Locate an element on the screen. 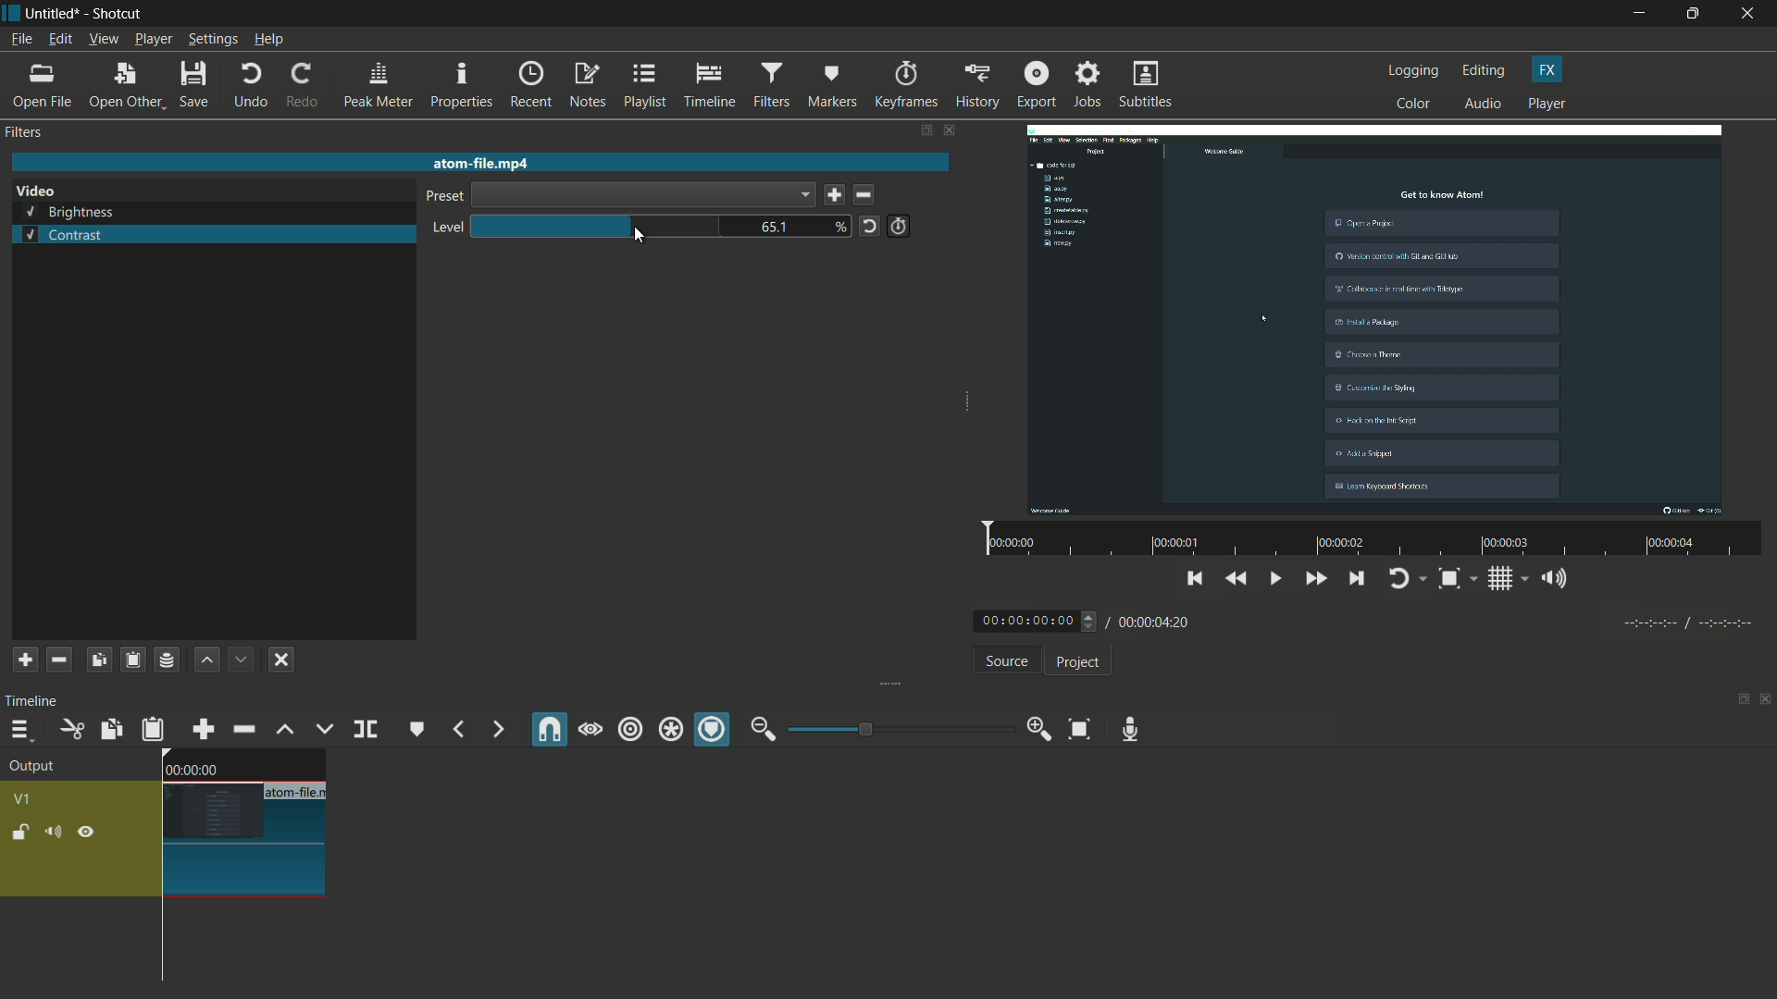 The image size is (1777, 999). save a filter set is located at coordinates (166, 661).